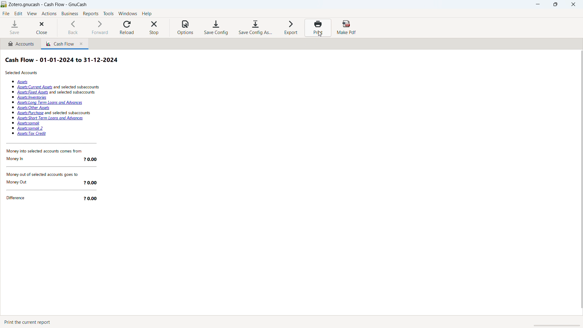  I want to click on business, so click(70, 13).